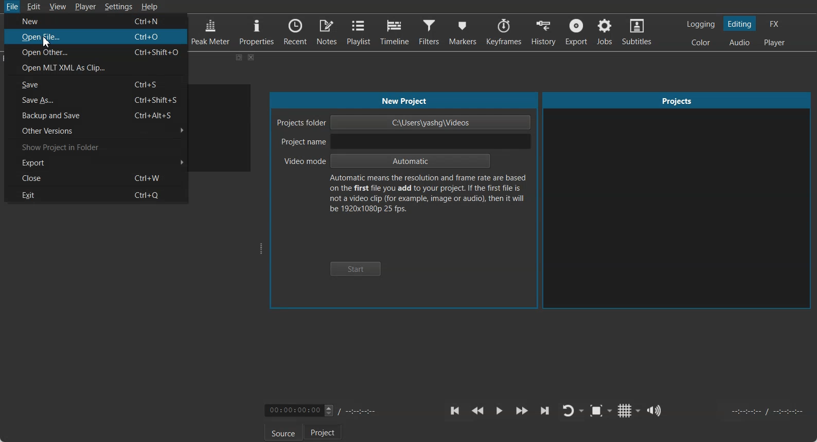  What do you see at coordinates (464, 31) in the screenshot?
I see `Markers` at bounding box center [464, 31].